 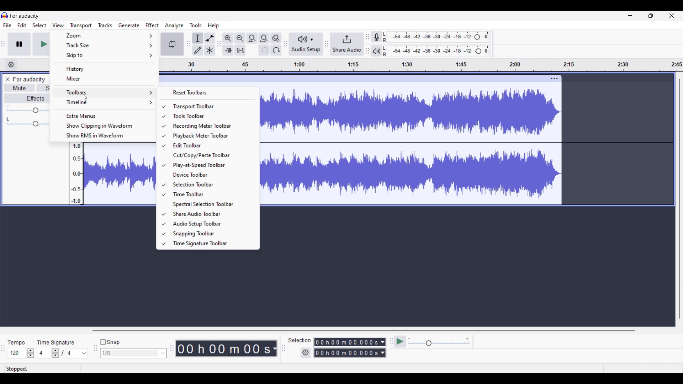 I want to click on Playback meter toolbar, so click(x=212, y=136).